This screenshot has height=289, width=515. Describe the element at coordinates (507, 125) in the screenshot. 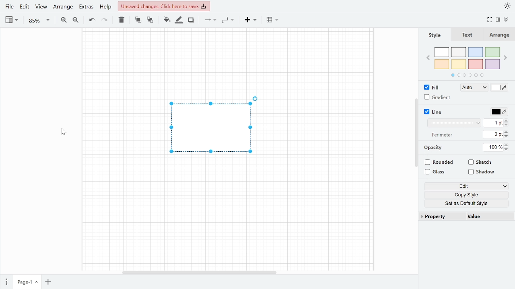

I see `Decrease linewidth` at that location.